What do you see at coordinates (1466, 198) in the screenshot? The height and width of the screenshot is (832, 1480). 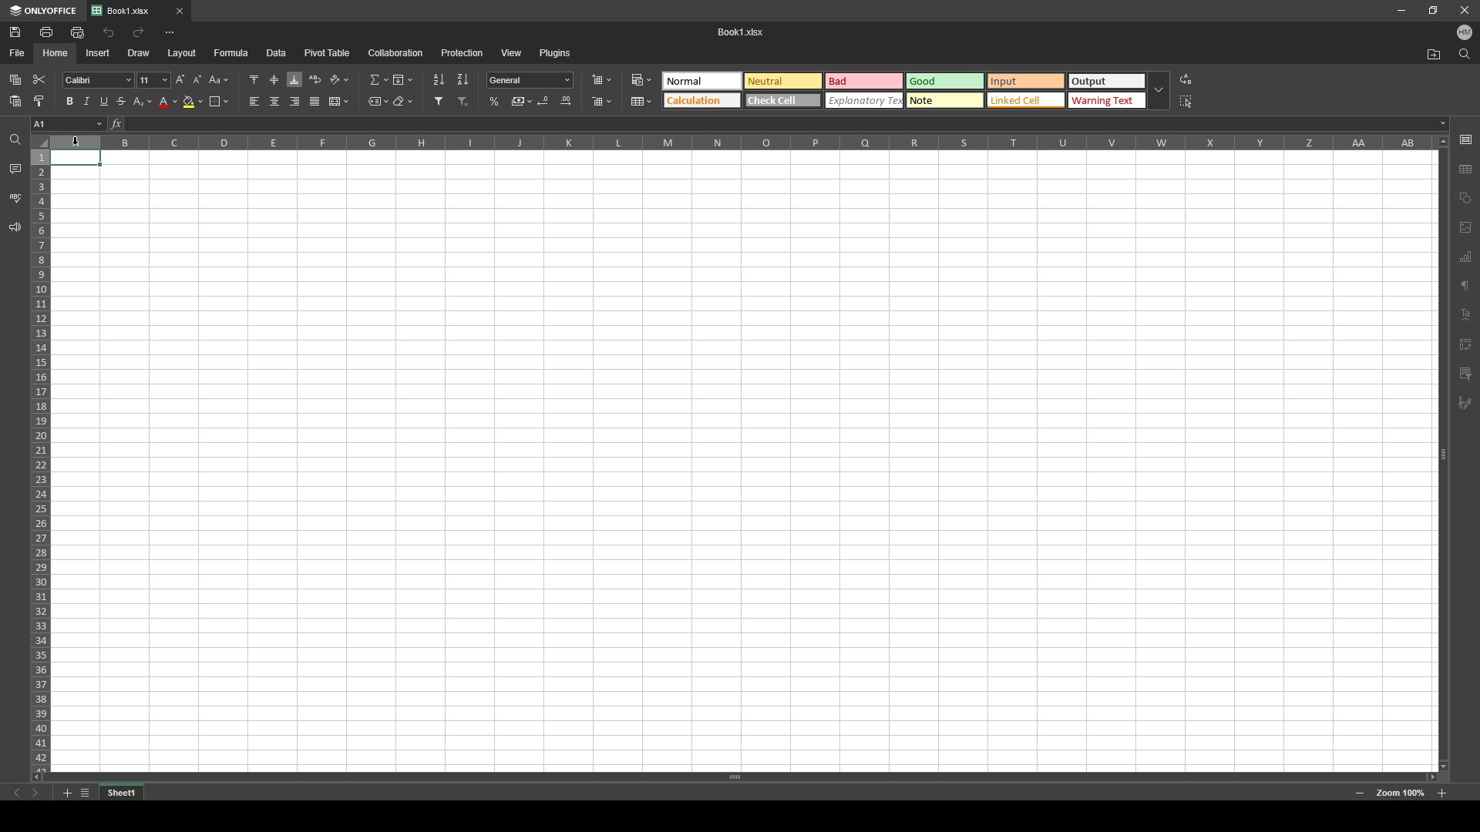 I see `shapes` at bounding box center [1466, 198].